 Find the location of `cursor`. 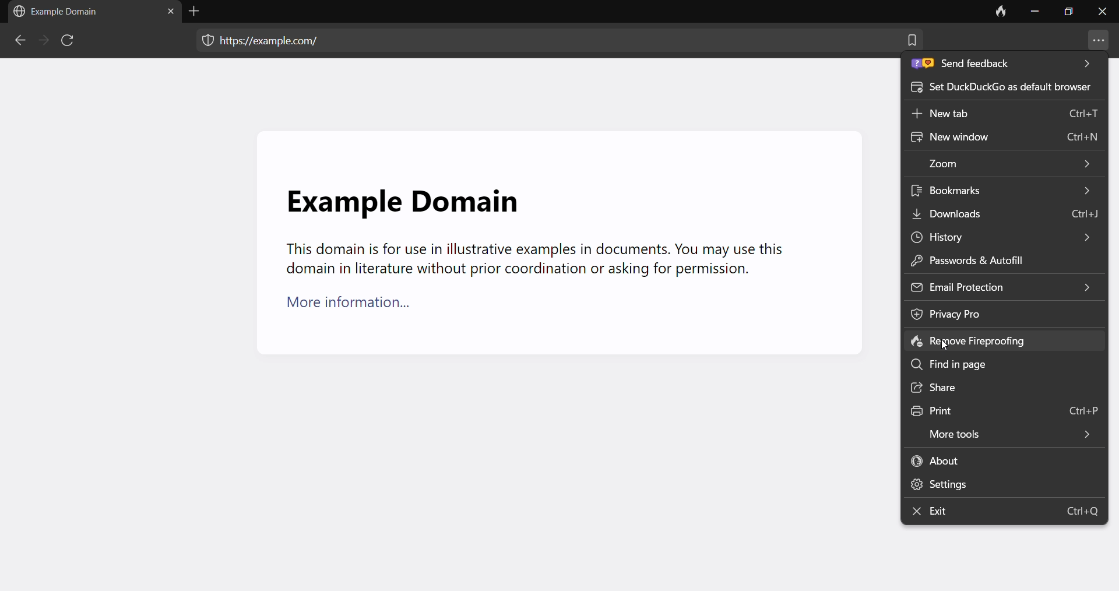

cursor is located at coordinates (945, 345).